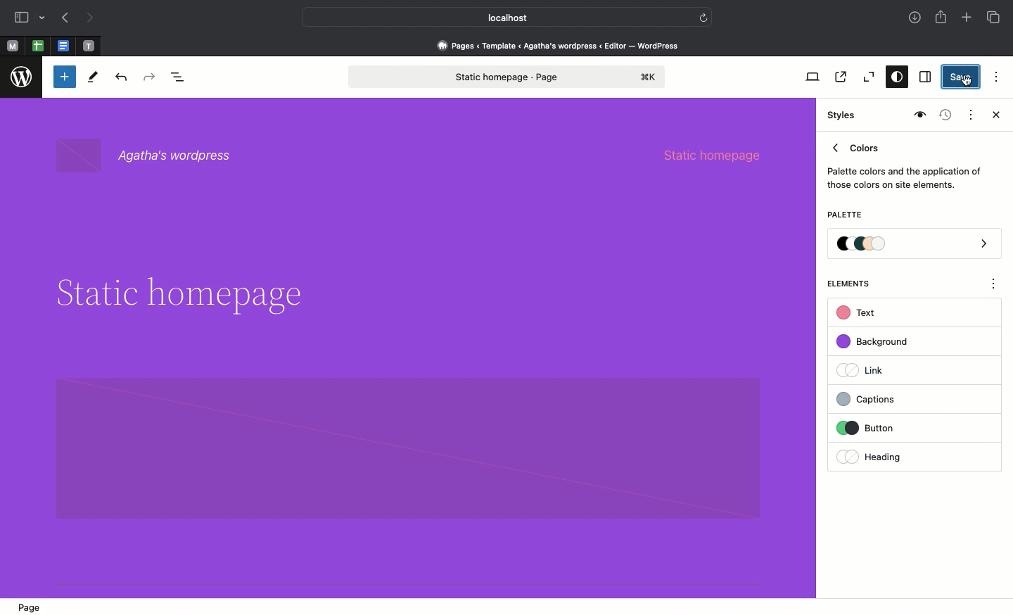  Describe the element at coordinates (65, 46) in the screenshot. I see `Pinned tab` at that location.